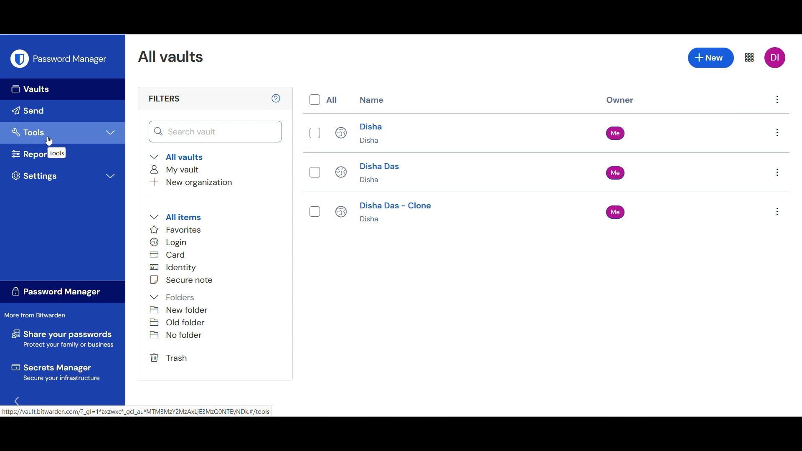 Image resolution: width=802 pixels, height=451 pixels. What do you see at coordinates (65, 176) in the screenshot?
I see `Settings` at bounding box center [65, 176].